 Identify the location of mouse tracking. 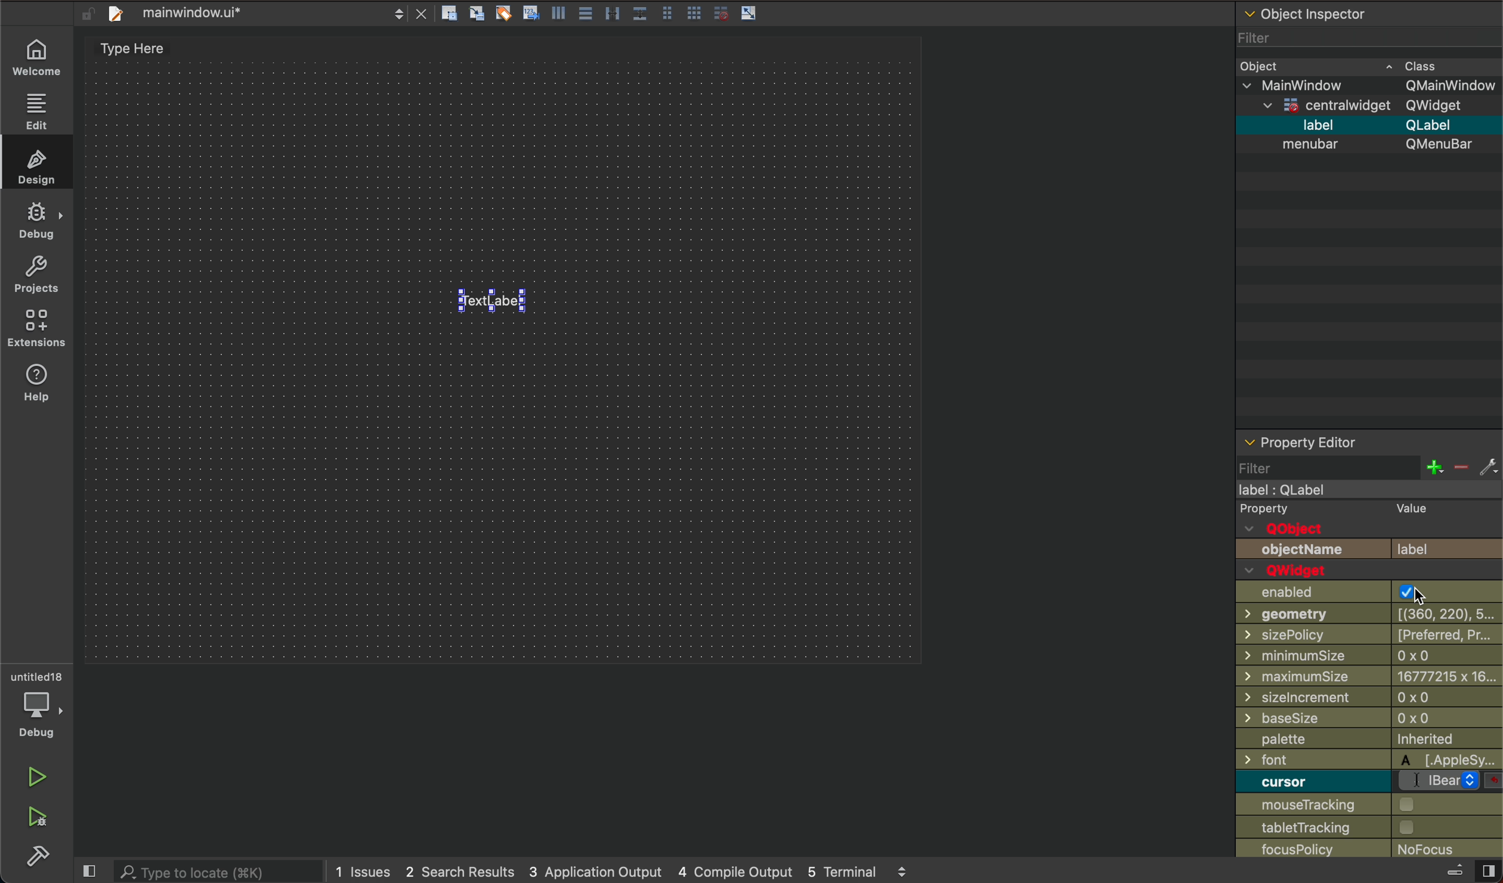
(1309, 806).